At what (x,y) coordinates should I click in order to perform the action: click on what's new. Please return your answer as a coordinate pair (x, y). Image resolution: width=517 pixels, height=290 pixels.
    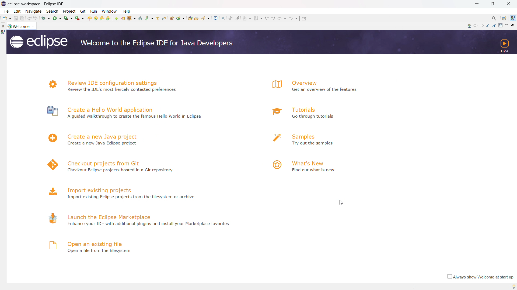
    Looking at the image, I should click on (310, 162).